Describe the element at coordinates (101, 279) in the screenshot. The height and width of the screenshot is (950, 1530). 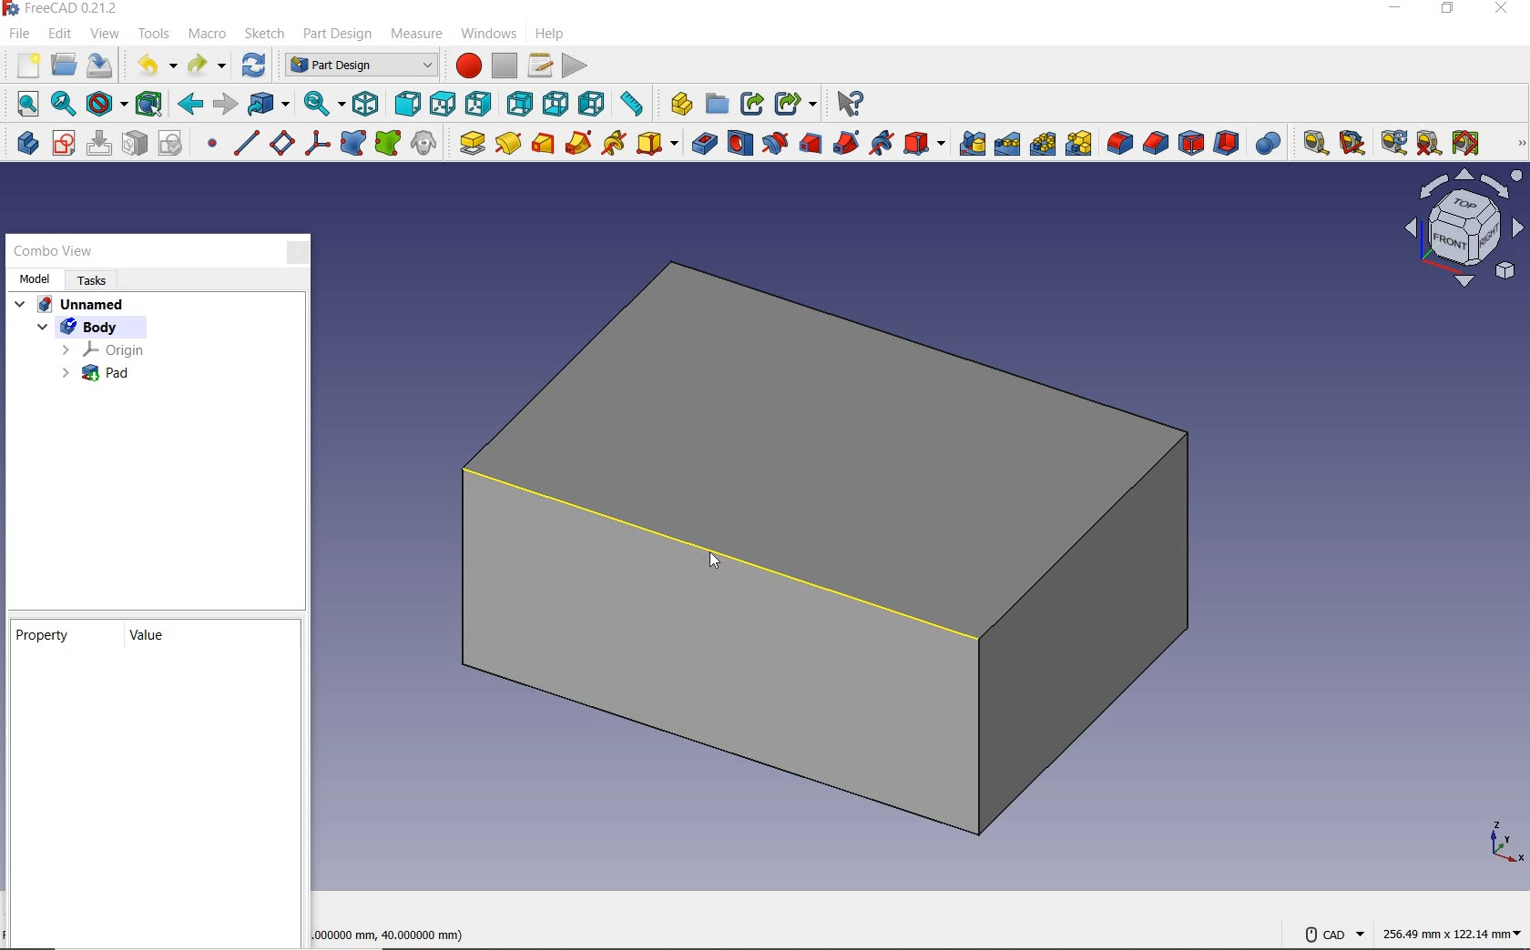
I see `tasks` at that location.